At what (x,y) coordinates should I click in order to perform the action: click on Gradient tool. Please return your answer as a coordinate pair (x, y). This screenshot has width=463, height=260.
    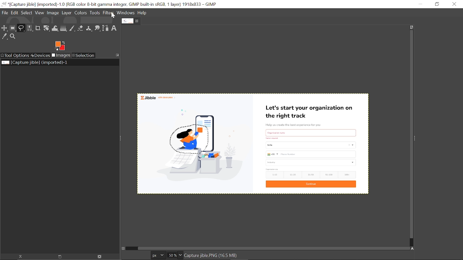
    Looking at the image, I should click on (64, 28).